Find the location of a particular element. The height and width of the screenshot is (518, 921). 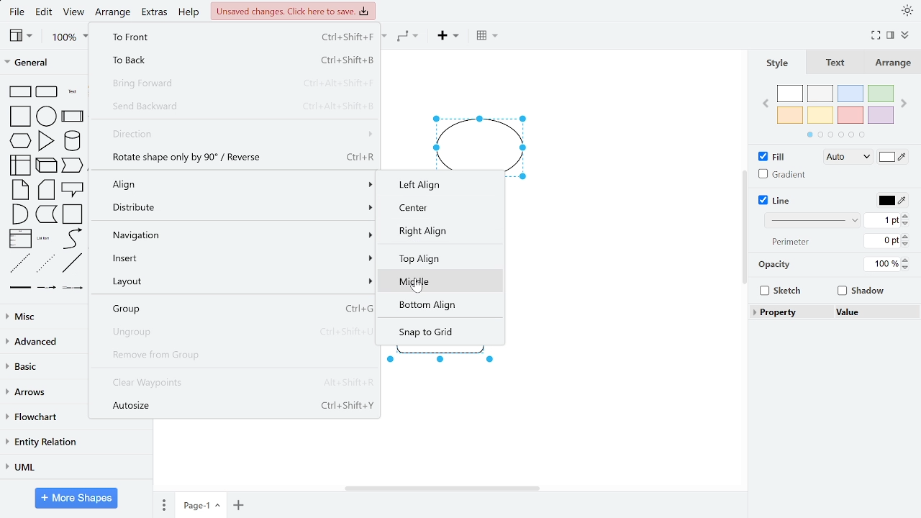

triangle is located at coordinates (46, 141).